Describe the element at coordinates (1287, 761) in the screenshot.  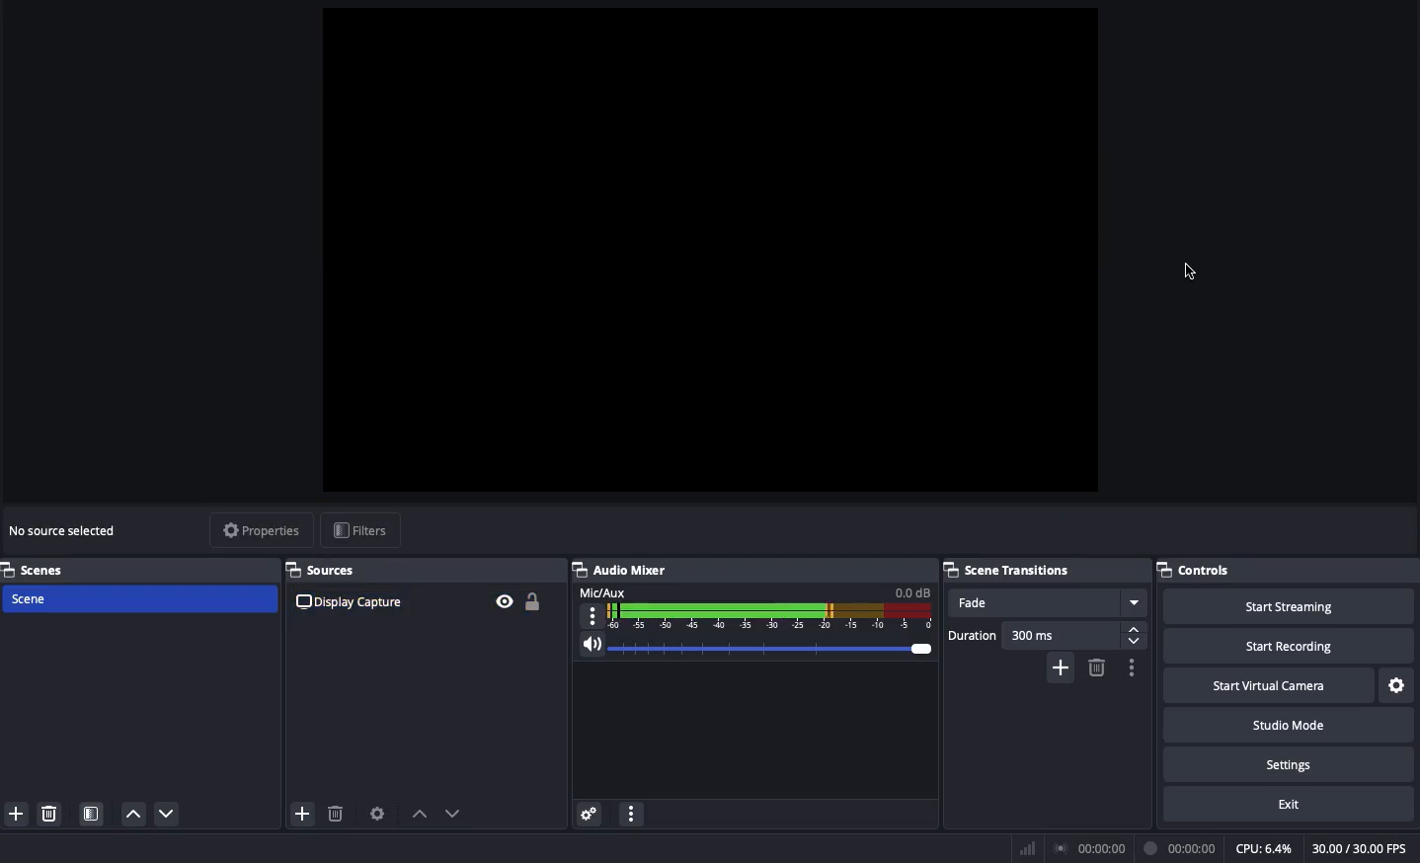
I see `Settings` at that location.